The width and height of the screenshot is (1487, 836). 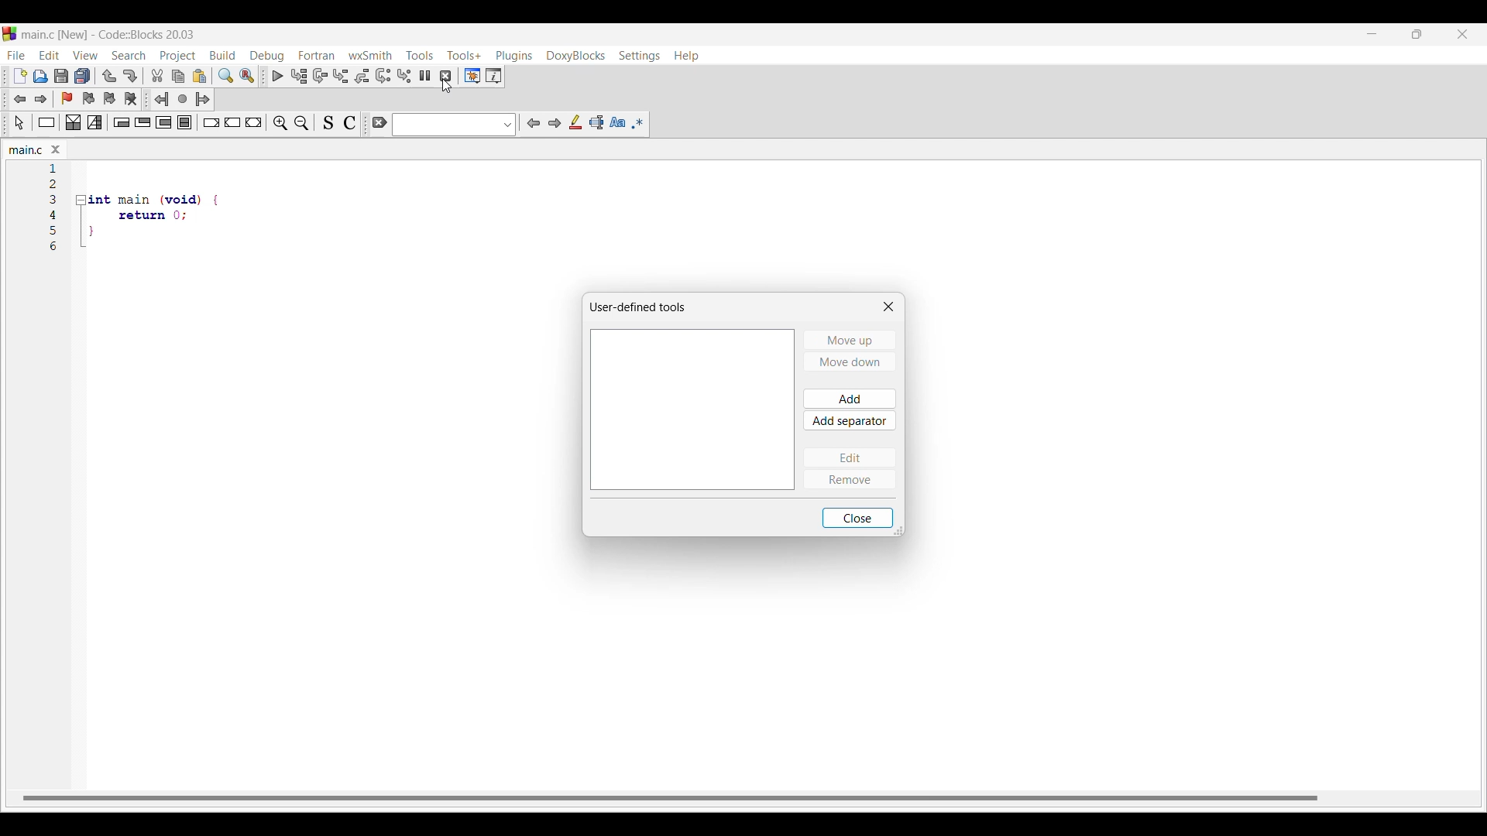 What do you see at coordinates (299, 77) in the screenshot?
I see `Run to cursor` at bounding box center [299, 77].